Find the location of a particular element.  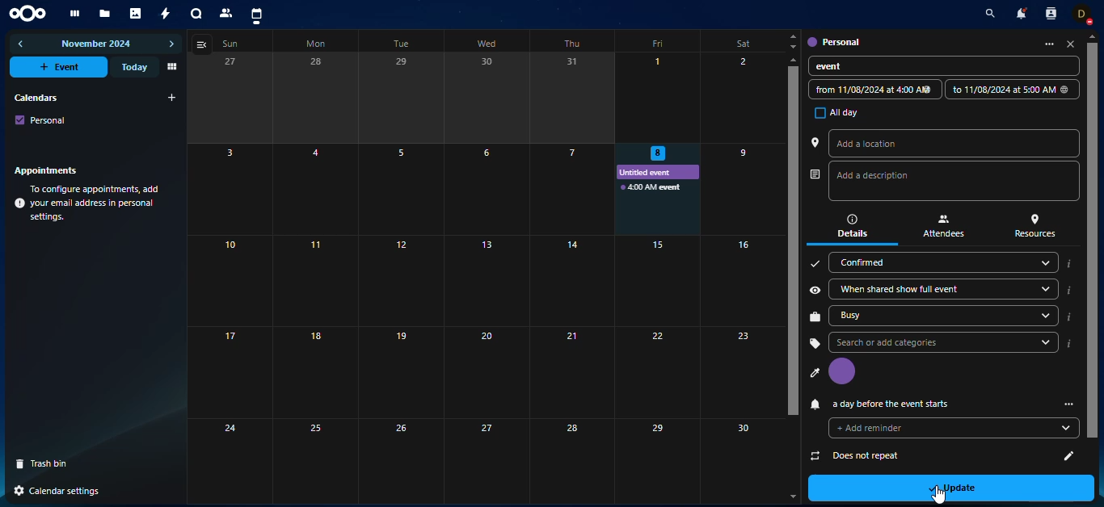

30 is located at coordinates (489, 98).